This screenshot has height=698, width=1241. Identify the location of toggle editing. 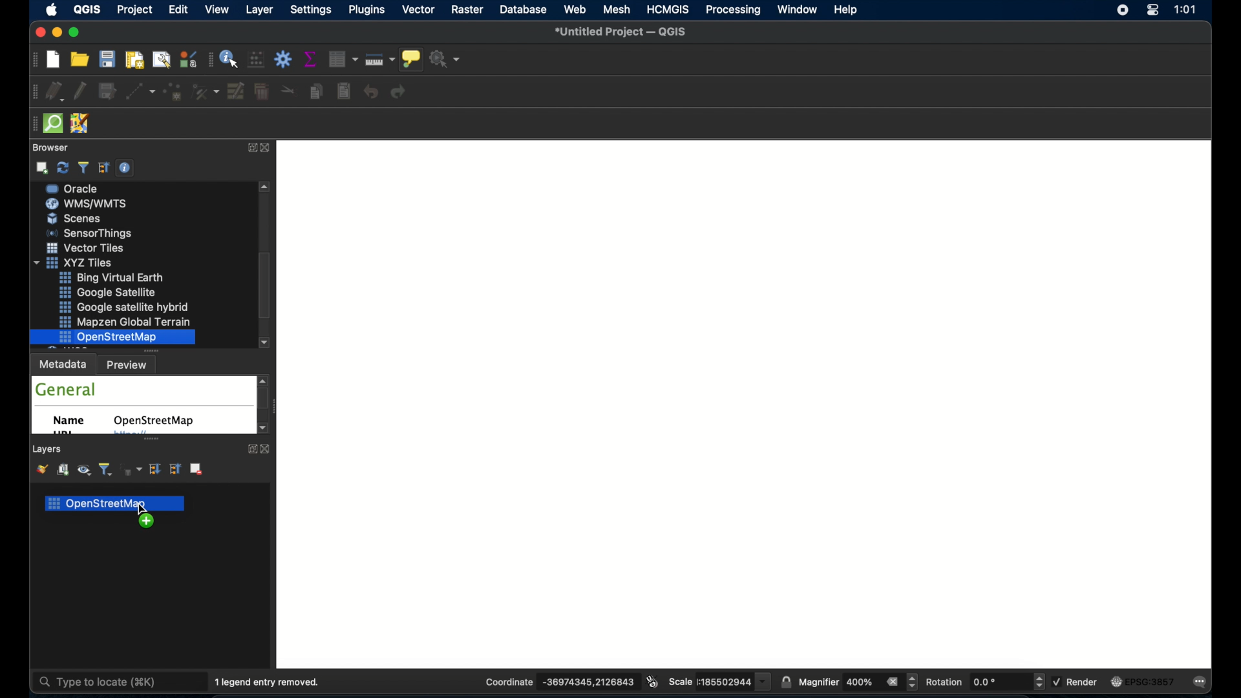
(81, 92).